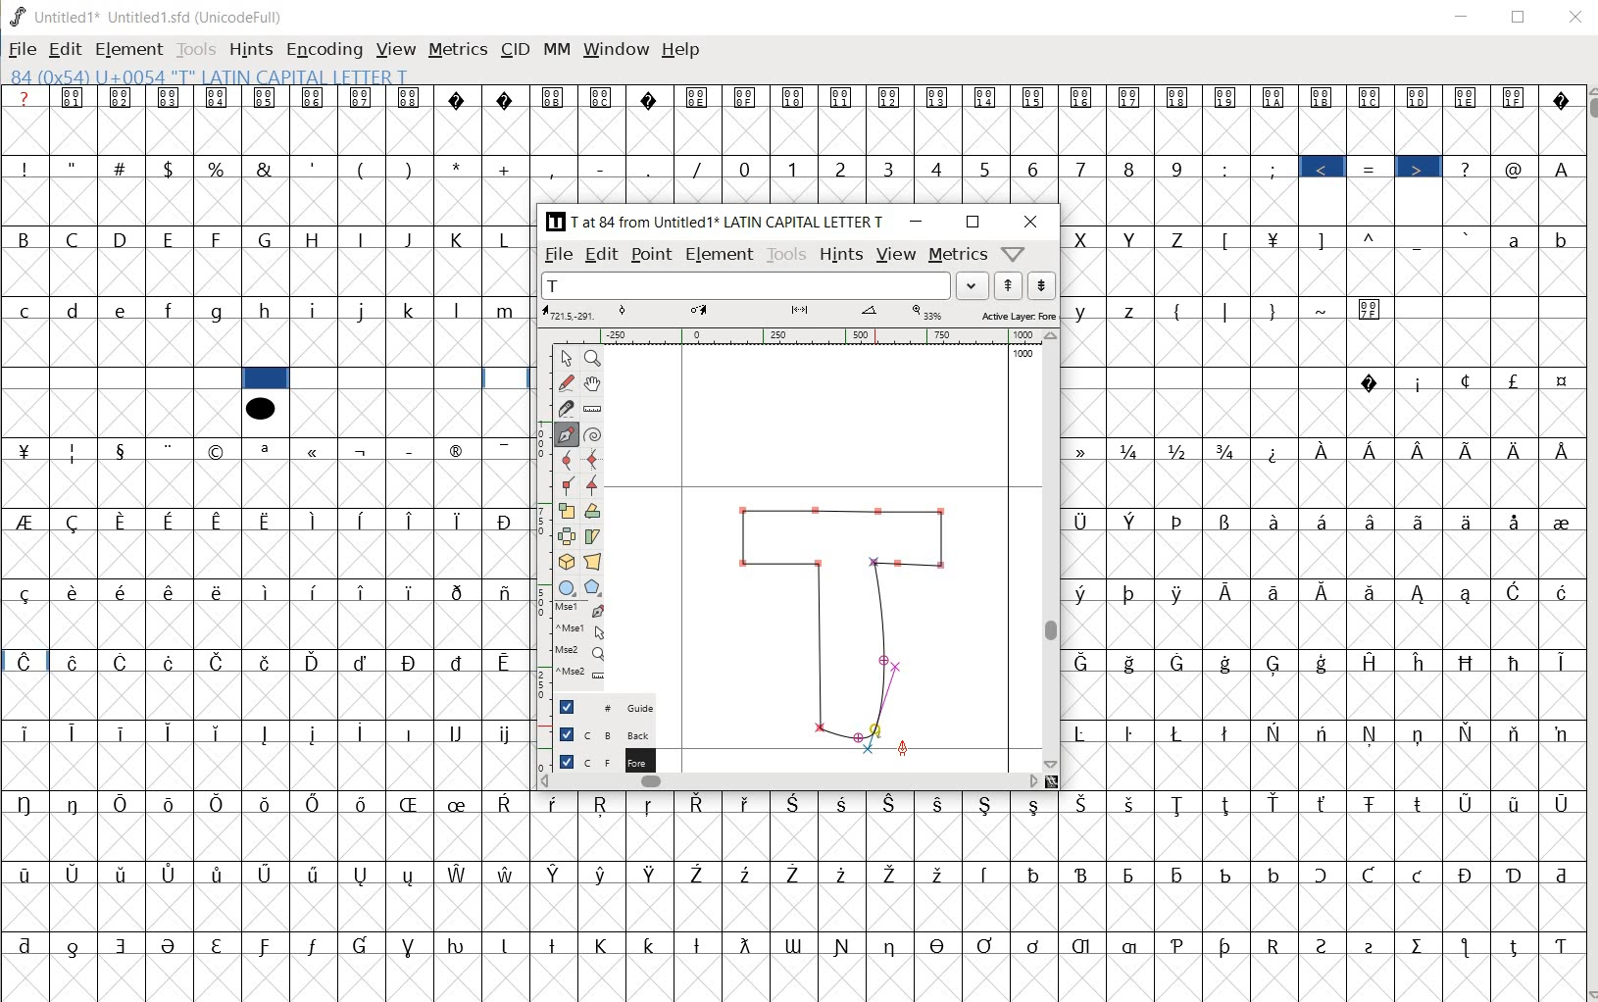 Image resolution: width=1598 pixels, height=1002 pixels. What do you see at coordinates (412, 99) in the screenshot?
I see `Symbol` at bounding box center [412, 99].